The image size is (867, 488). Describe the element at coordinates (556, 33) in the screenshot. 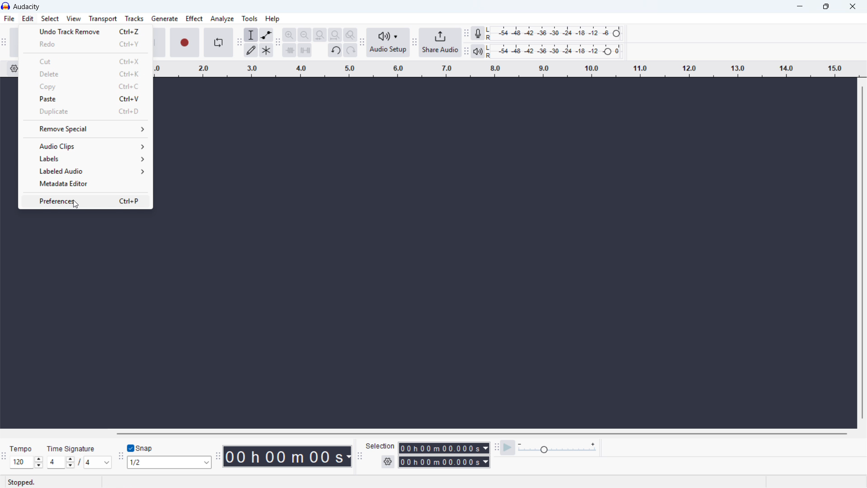

I see `recording level` at that location.